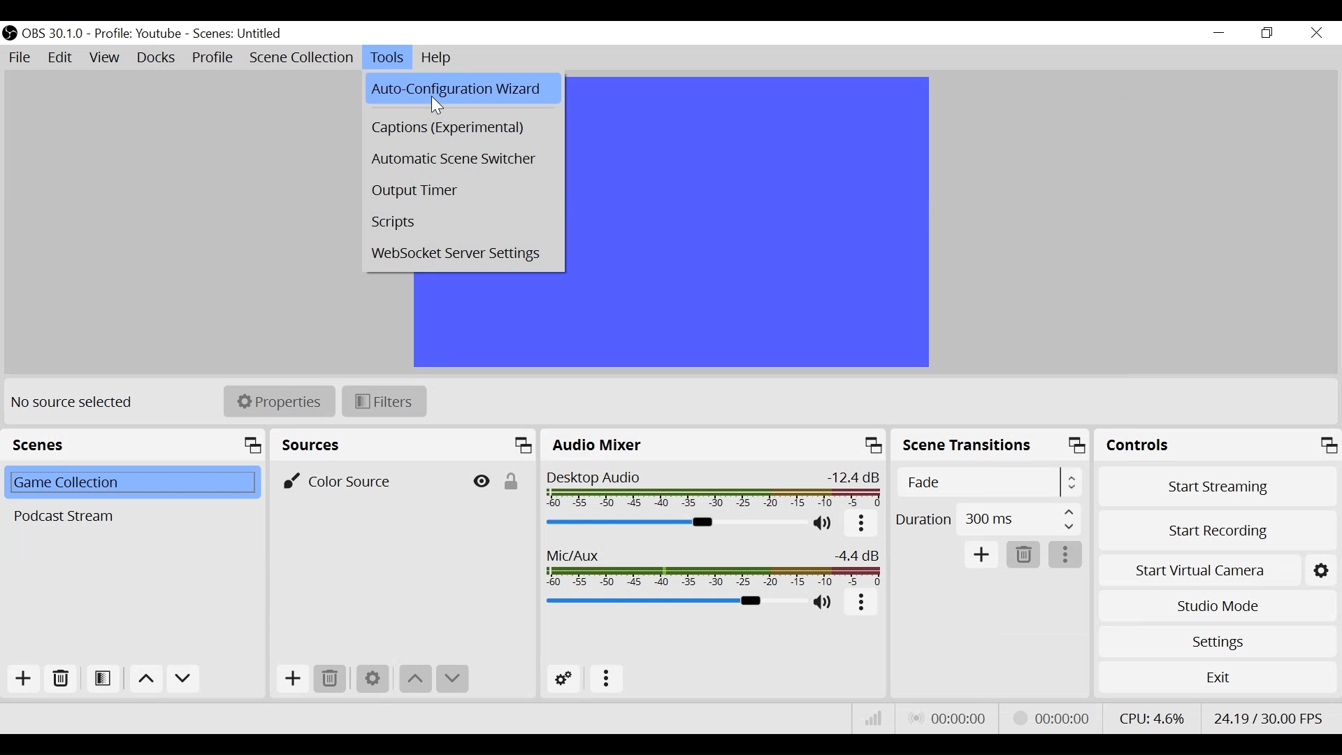 The width and height of the screenshot is (1342, 755). I want to click on more options, so click(861, 603).